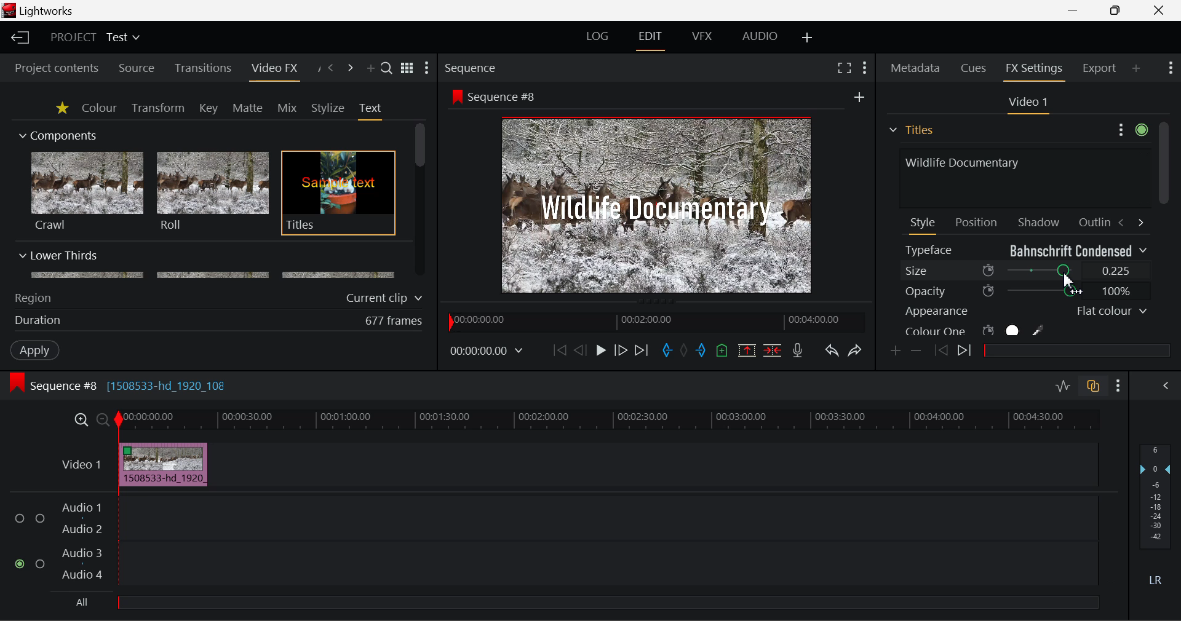  What do you see at coordinates (1074, 9) in the screenshot?
I see `Restore Down` at bounding box center [1074, 9].